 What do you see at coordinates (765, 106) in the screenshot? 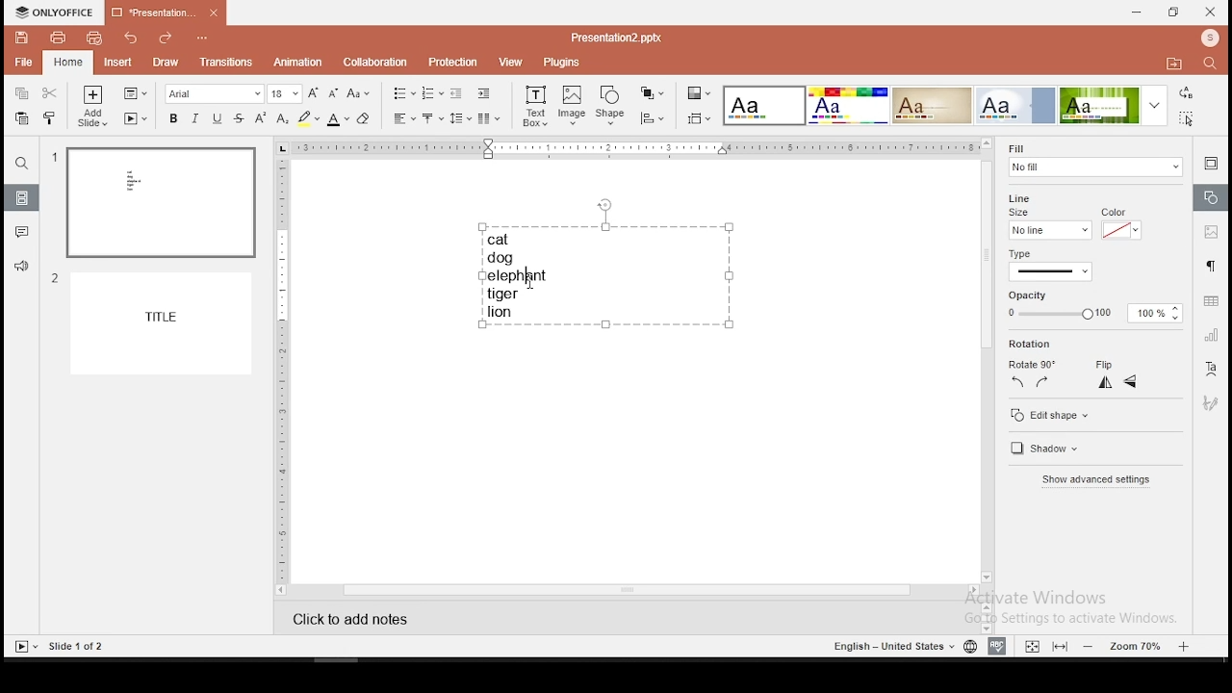
I see `theme ` at bounding box center [765, 106].